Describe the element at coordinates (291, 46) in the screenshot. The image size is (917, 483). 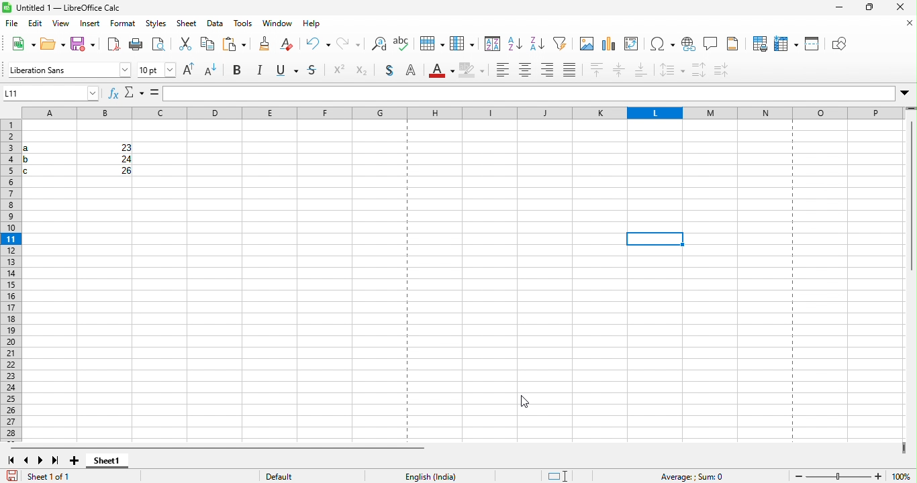
I see `undo` at that location.